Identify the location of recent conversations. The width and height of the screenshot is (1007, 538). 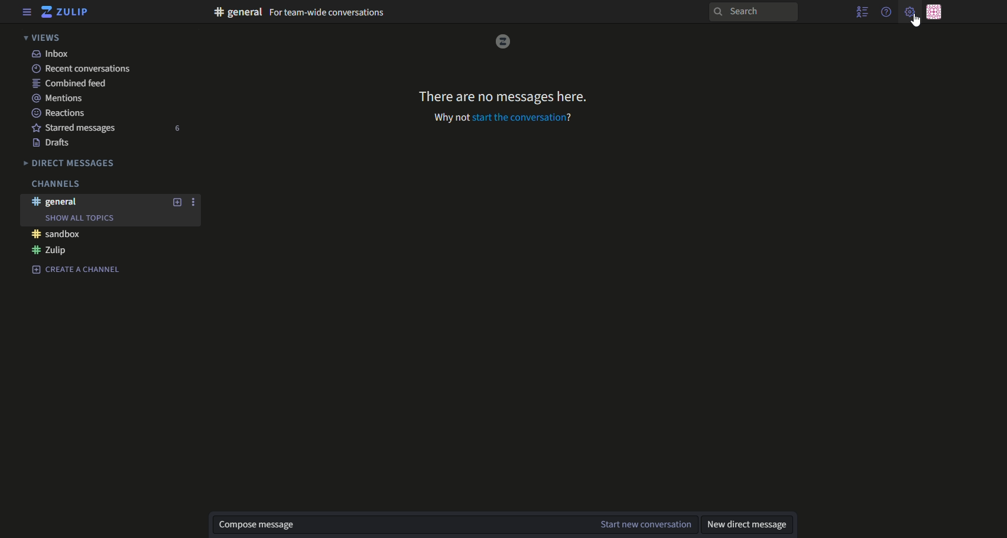
(83, 69).